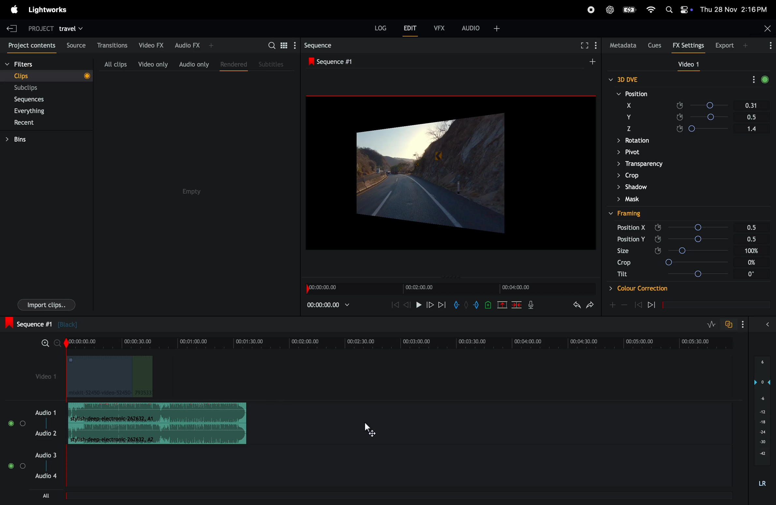 Image resolution: width=776 pixels, height=505 pixels. Describe the element at coordinates (47, 345) in the screenshot. I see `zoom in zoom out` at that location.